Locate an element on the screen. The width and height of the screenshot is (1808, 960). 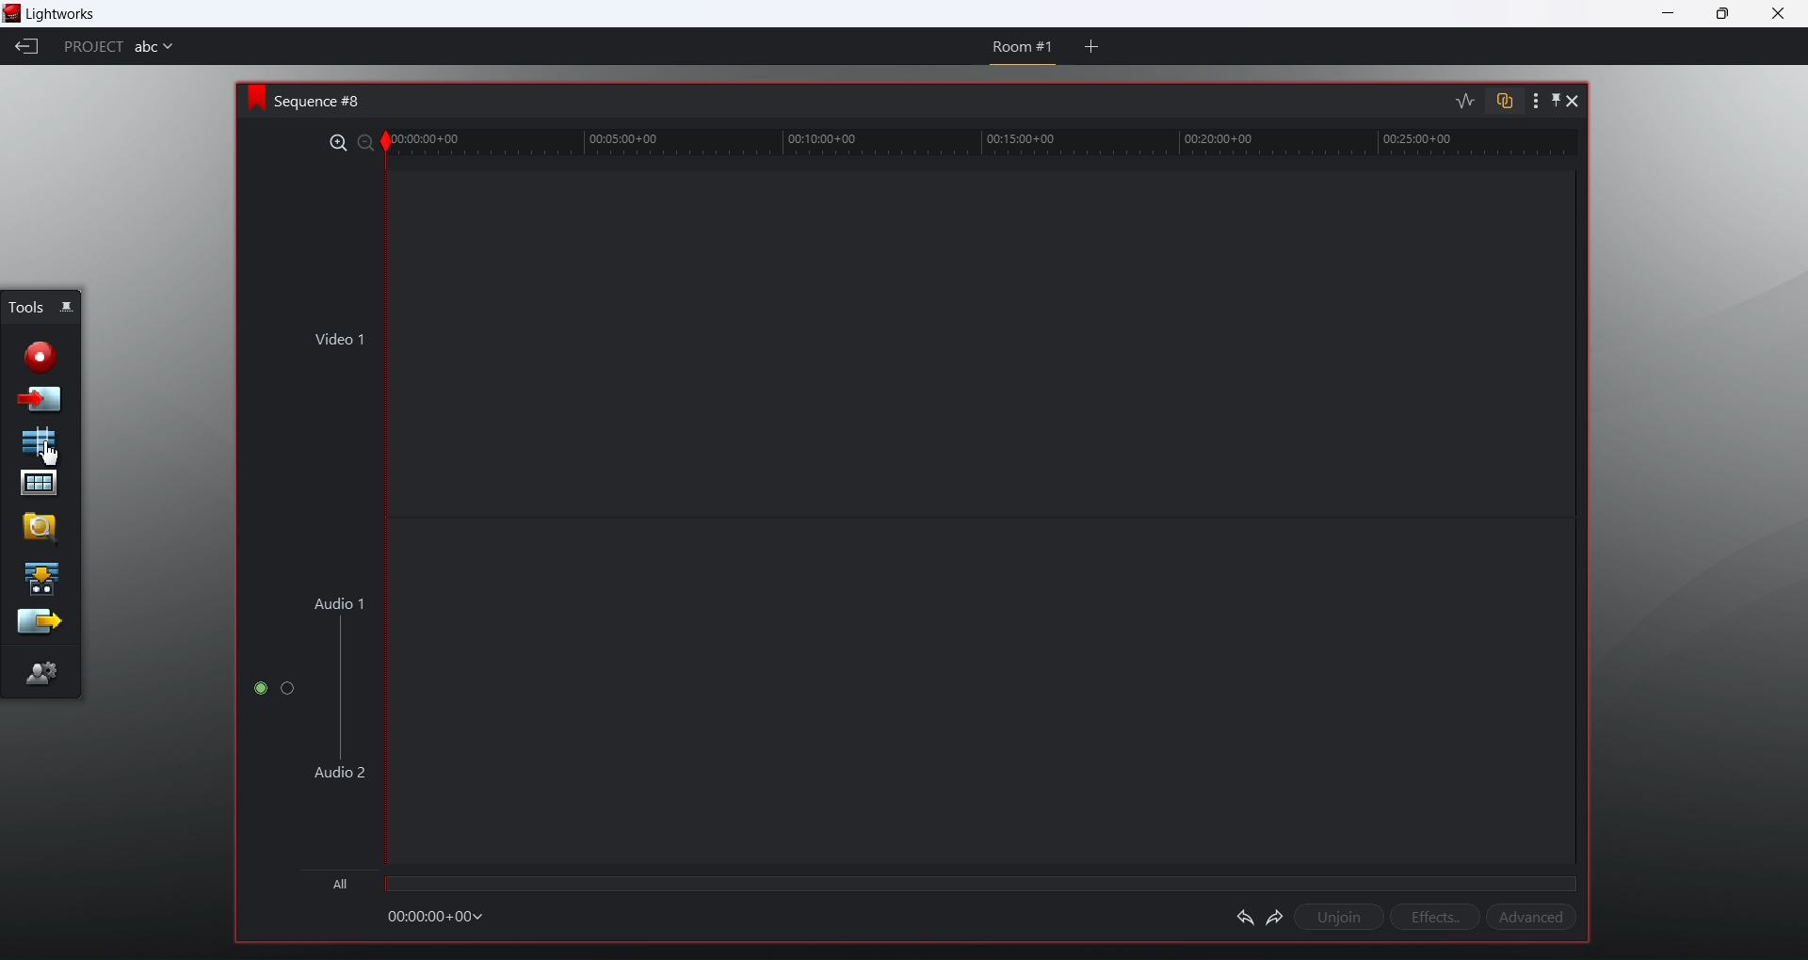
video 1 is located at coordinates (337, 339).